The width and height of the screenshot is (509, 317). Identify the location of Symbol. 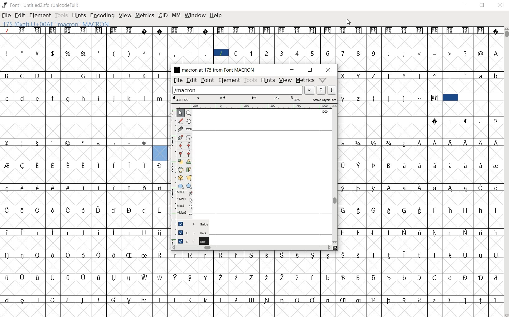
(298, 277).